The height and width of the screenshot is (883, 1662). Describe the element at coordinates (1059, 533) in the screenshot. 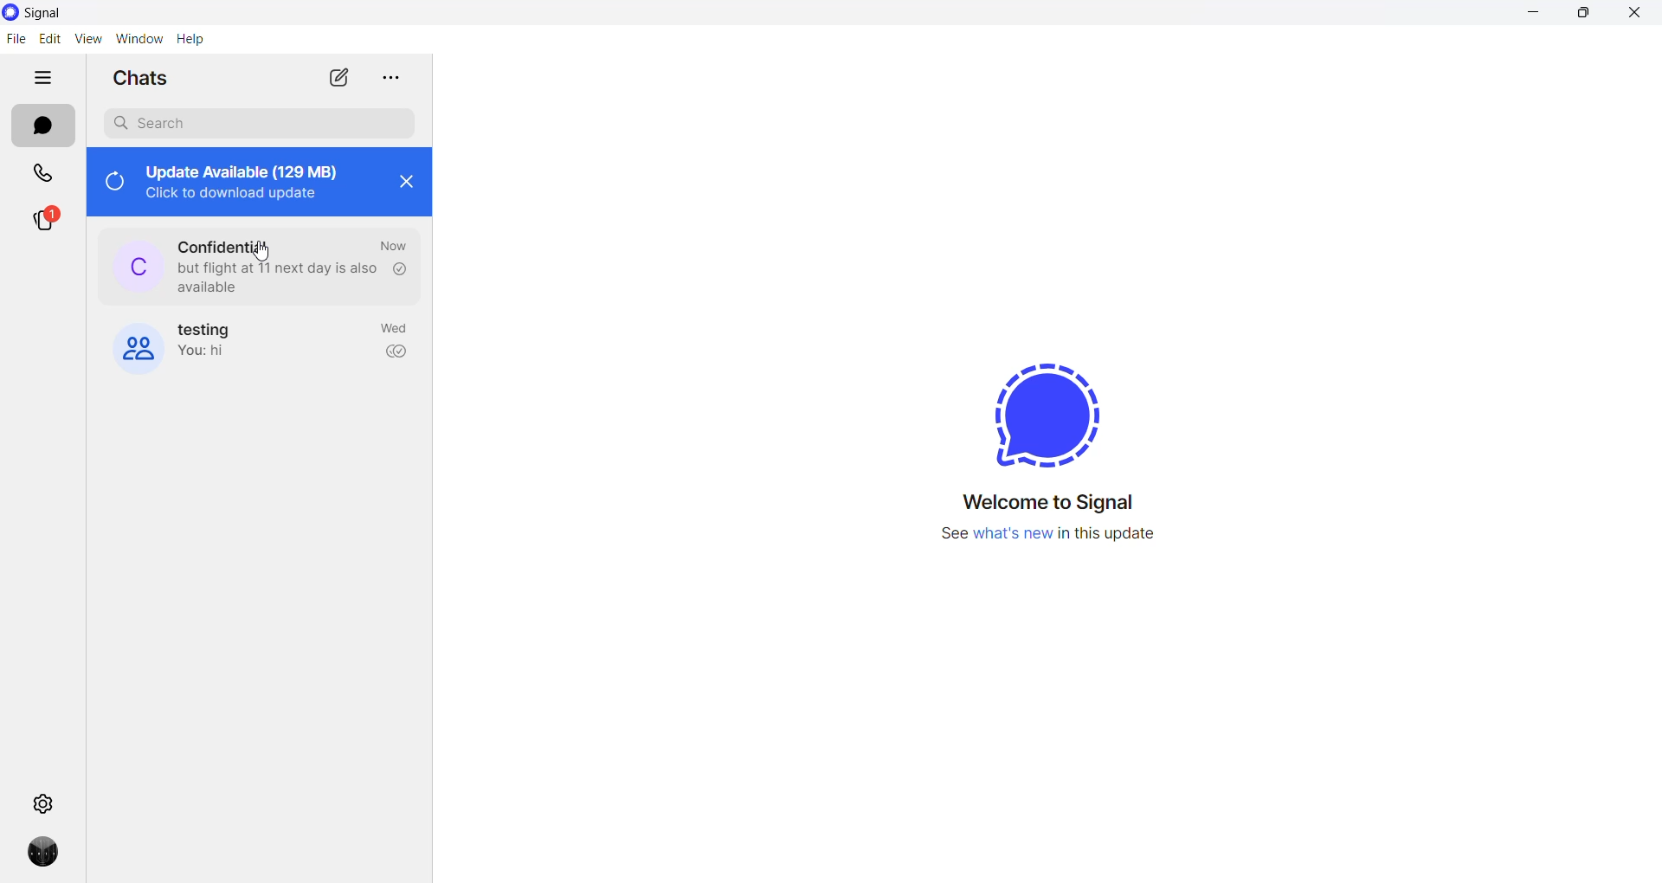

I see `update info` at that location.